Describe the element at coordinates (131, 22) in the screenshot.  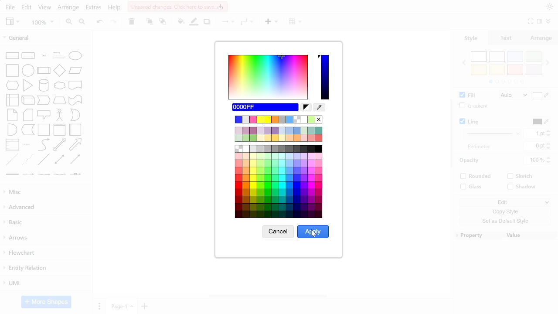
I see `delete` at that location.